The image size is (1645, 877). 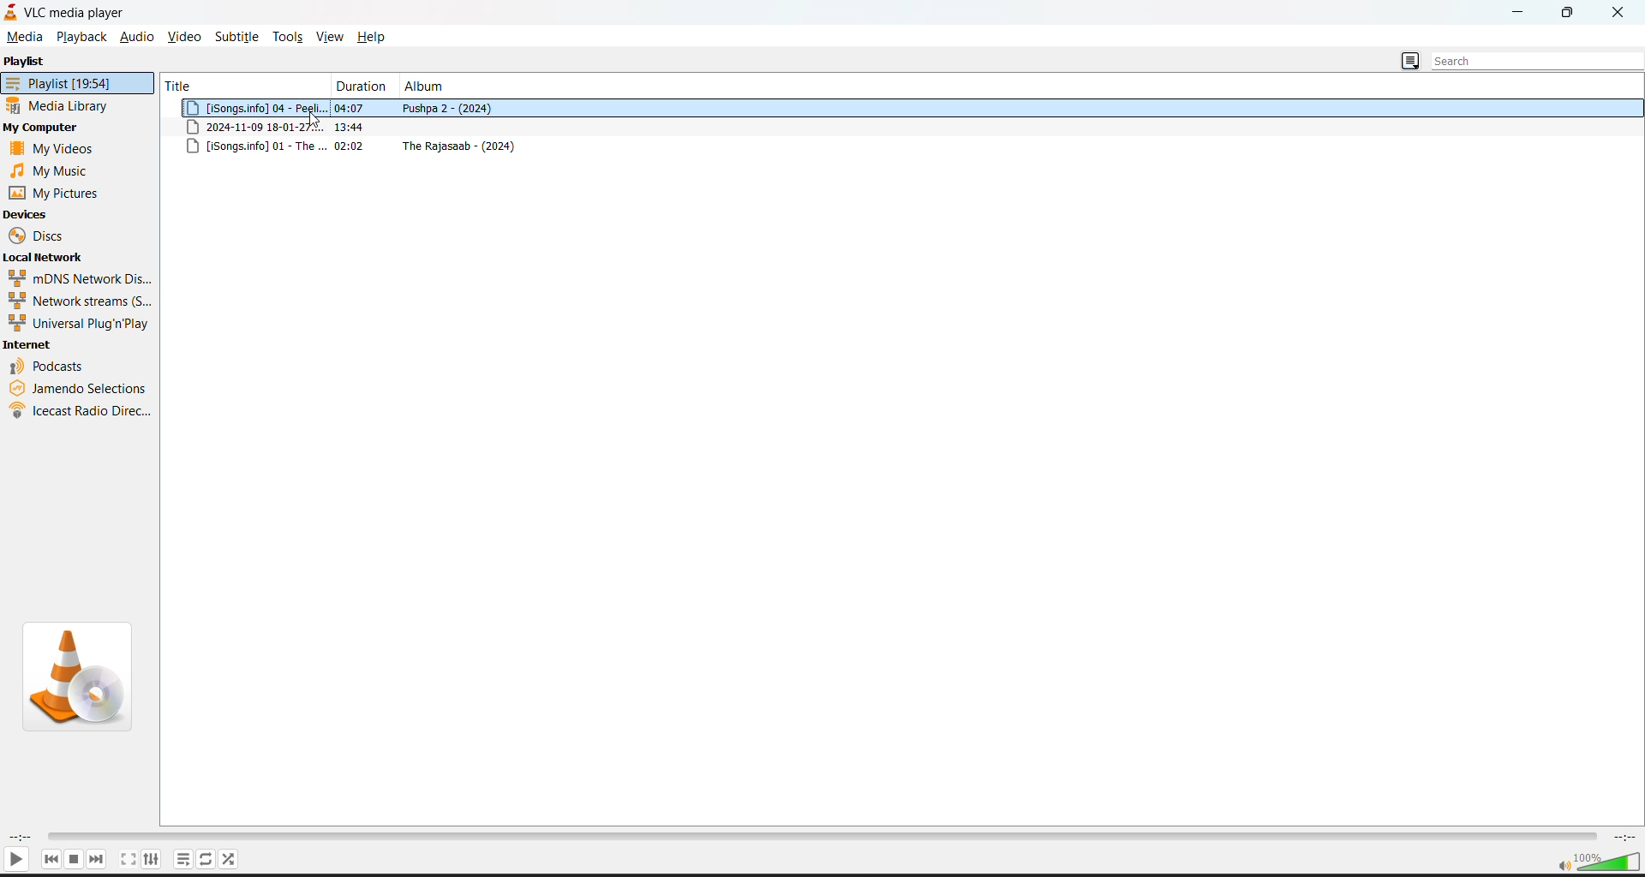 What do you see at coordinates (183, 36) in the screenshot?
I see `video` at bounding box center [183, 36].